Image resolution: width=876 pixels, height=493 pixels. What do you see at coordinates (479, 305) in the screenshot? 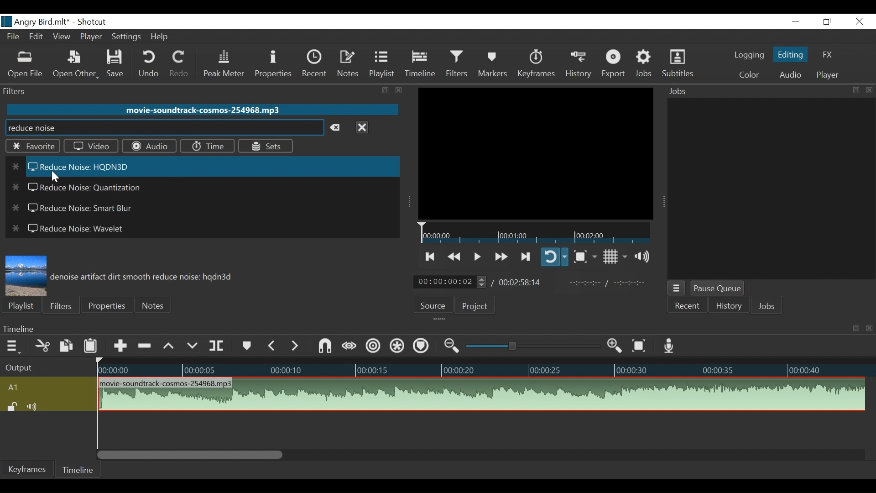
I see `Project` at bounding box center [479, 305].